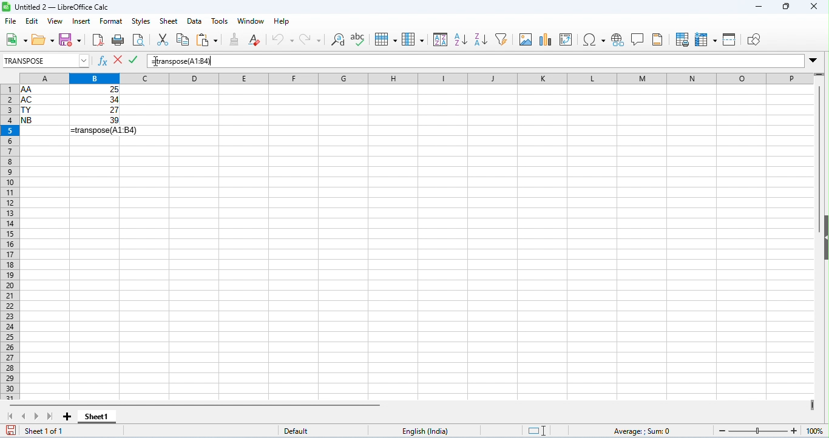 This screenshot has height=438, width=829. What do you see at coordinates (462, 39) in the screenshot?
I see `sort ascending` at bounding box center [462, 39].